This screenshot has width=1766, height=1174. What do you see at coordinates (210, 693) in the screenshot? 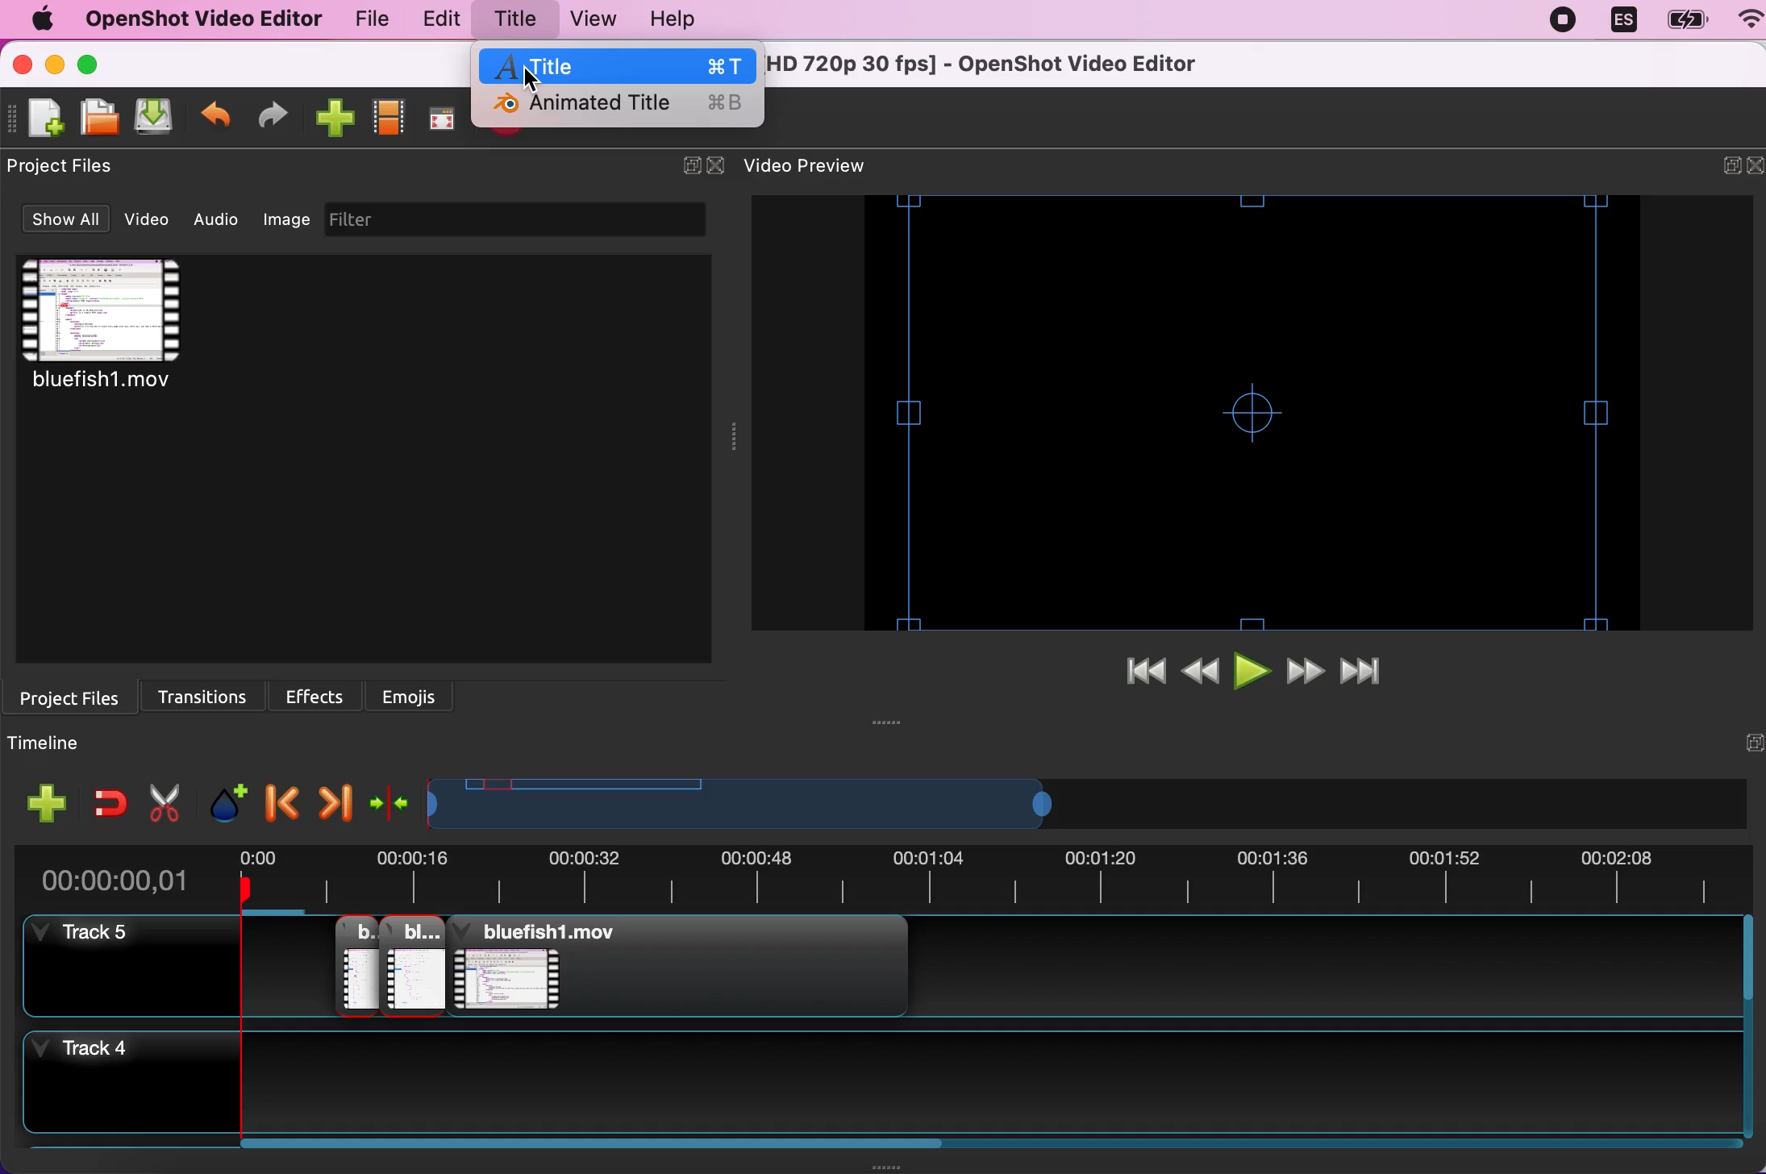
I see `transitions` at bounding box center [210, 693].